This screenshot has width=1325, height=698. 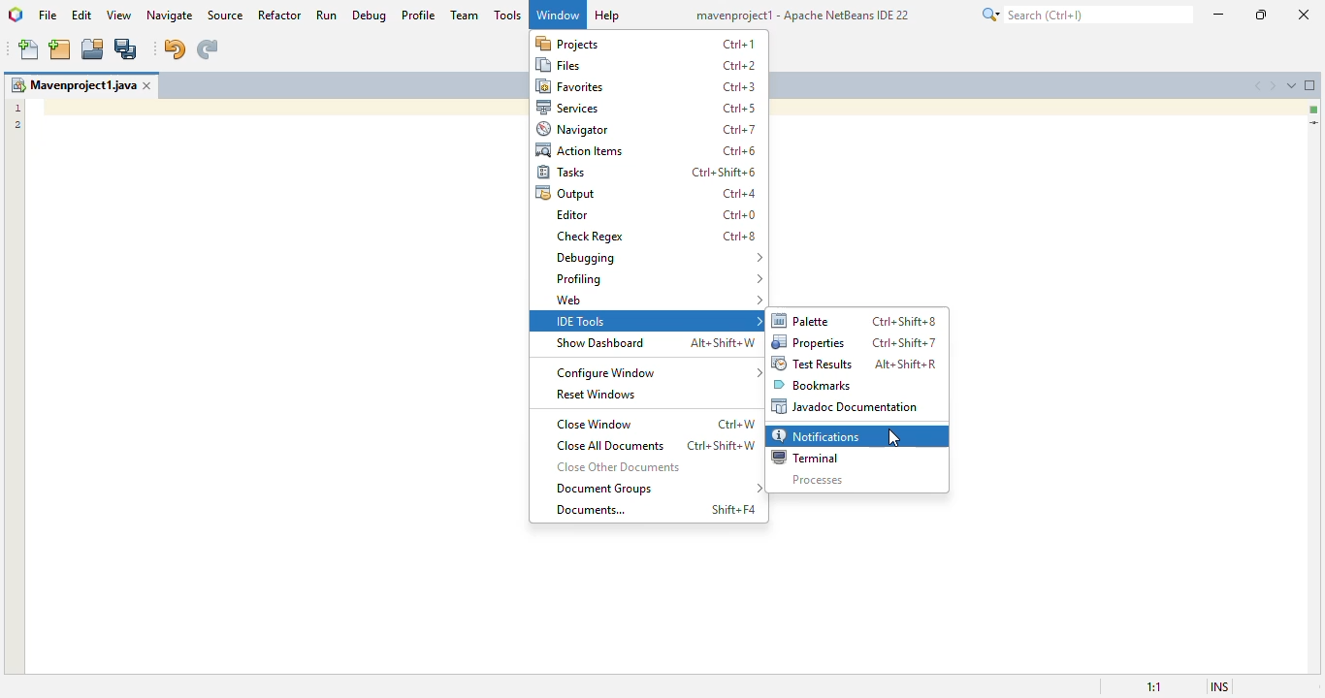 I want to click on close window, so click(x=596, y=425).